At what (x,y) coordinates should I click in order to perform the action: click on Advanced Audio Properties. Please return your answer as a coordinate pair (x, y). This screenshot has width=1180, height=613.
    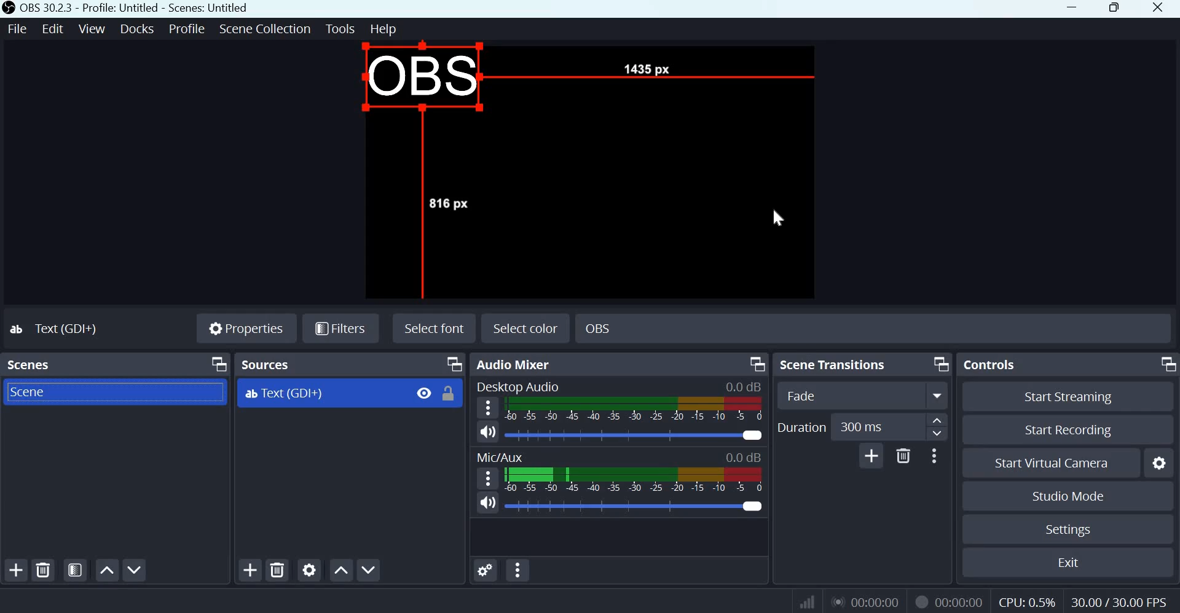
    Looking at the image, I should click on (486, 570).